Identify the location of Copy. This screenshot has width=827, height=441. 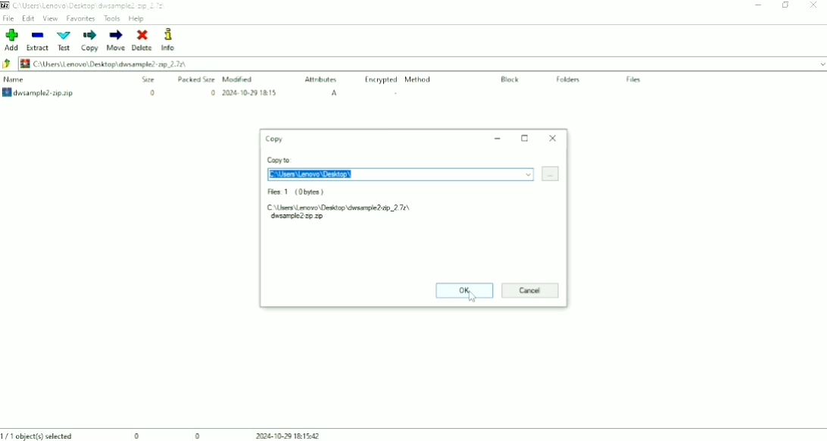
(90, 40).